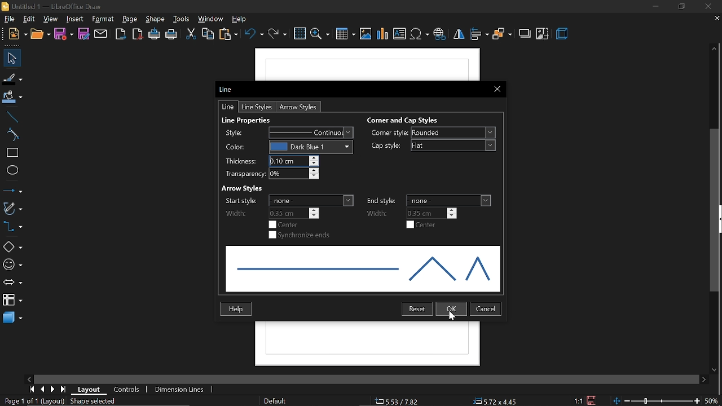 Image resolution: width=722 pixels, height=406 pixels. Describe the element at coordinates (382, 34) in the screenshot. I see `insert chart` at that location.